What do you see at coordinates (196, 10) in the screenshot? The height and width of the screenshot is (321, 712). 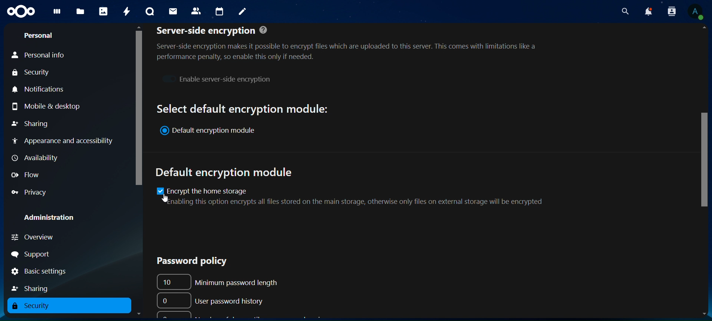 I see `contact` at bounding box center [196, 10].